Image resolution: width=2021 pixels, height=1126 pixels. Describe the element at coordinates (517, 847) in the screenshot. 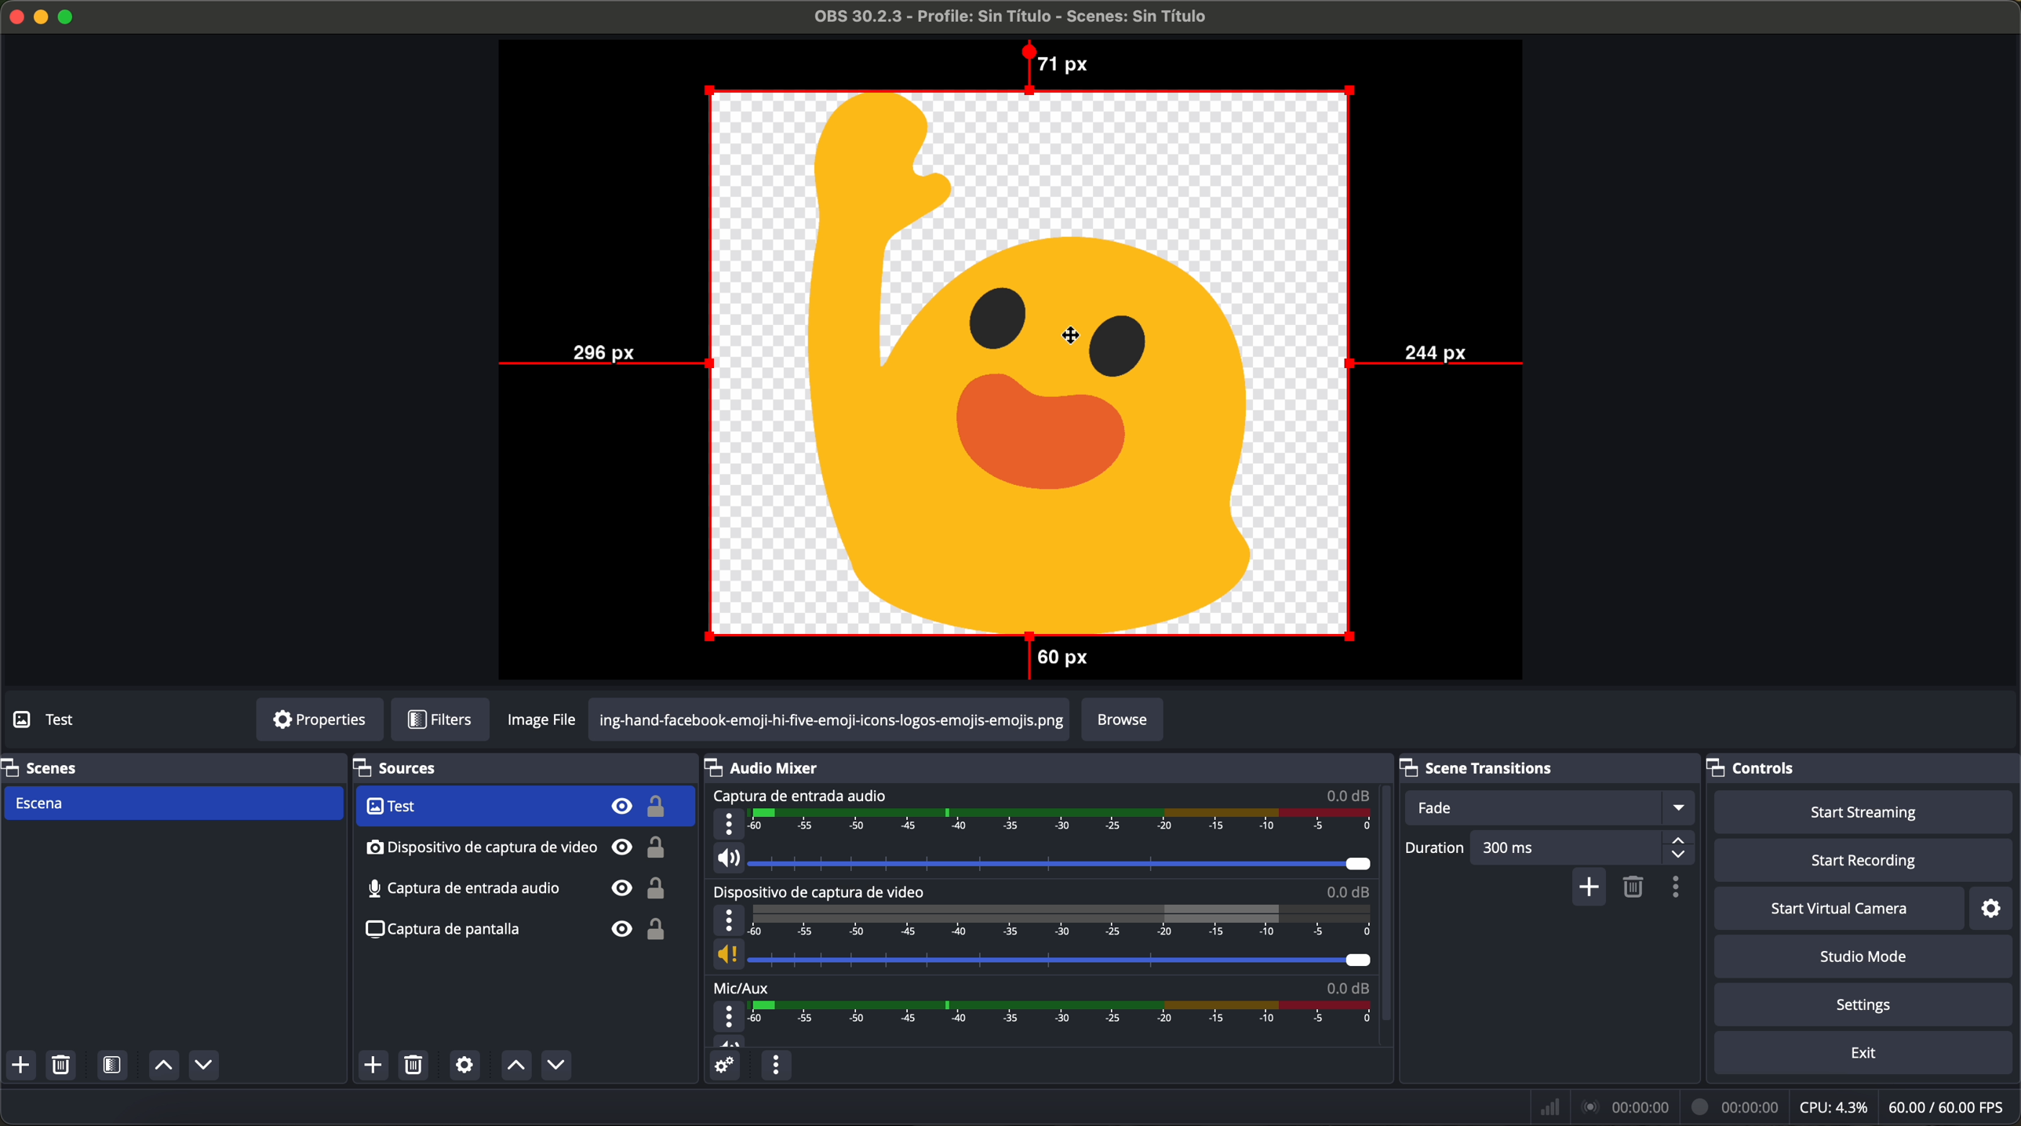

I see `audio input capture` at that location.